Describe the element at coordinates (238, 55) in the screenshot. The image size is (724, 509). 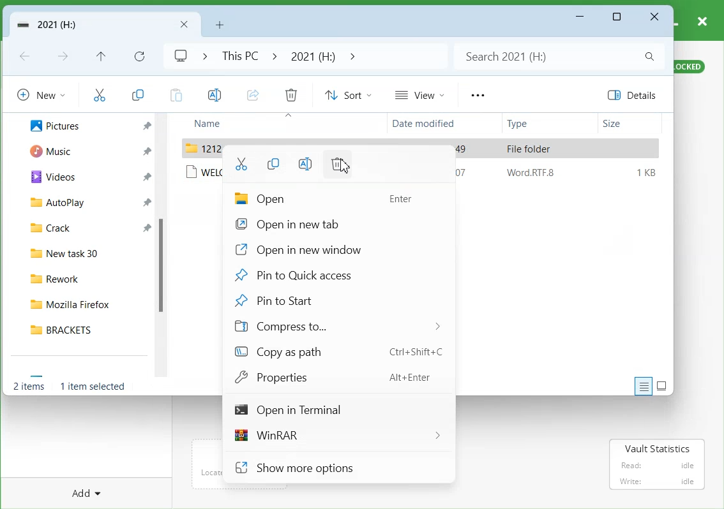
I see `This PC` at that location.